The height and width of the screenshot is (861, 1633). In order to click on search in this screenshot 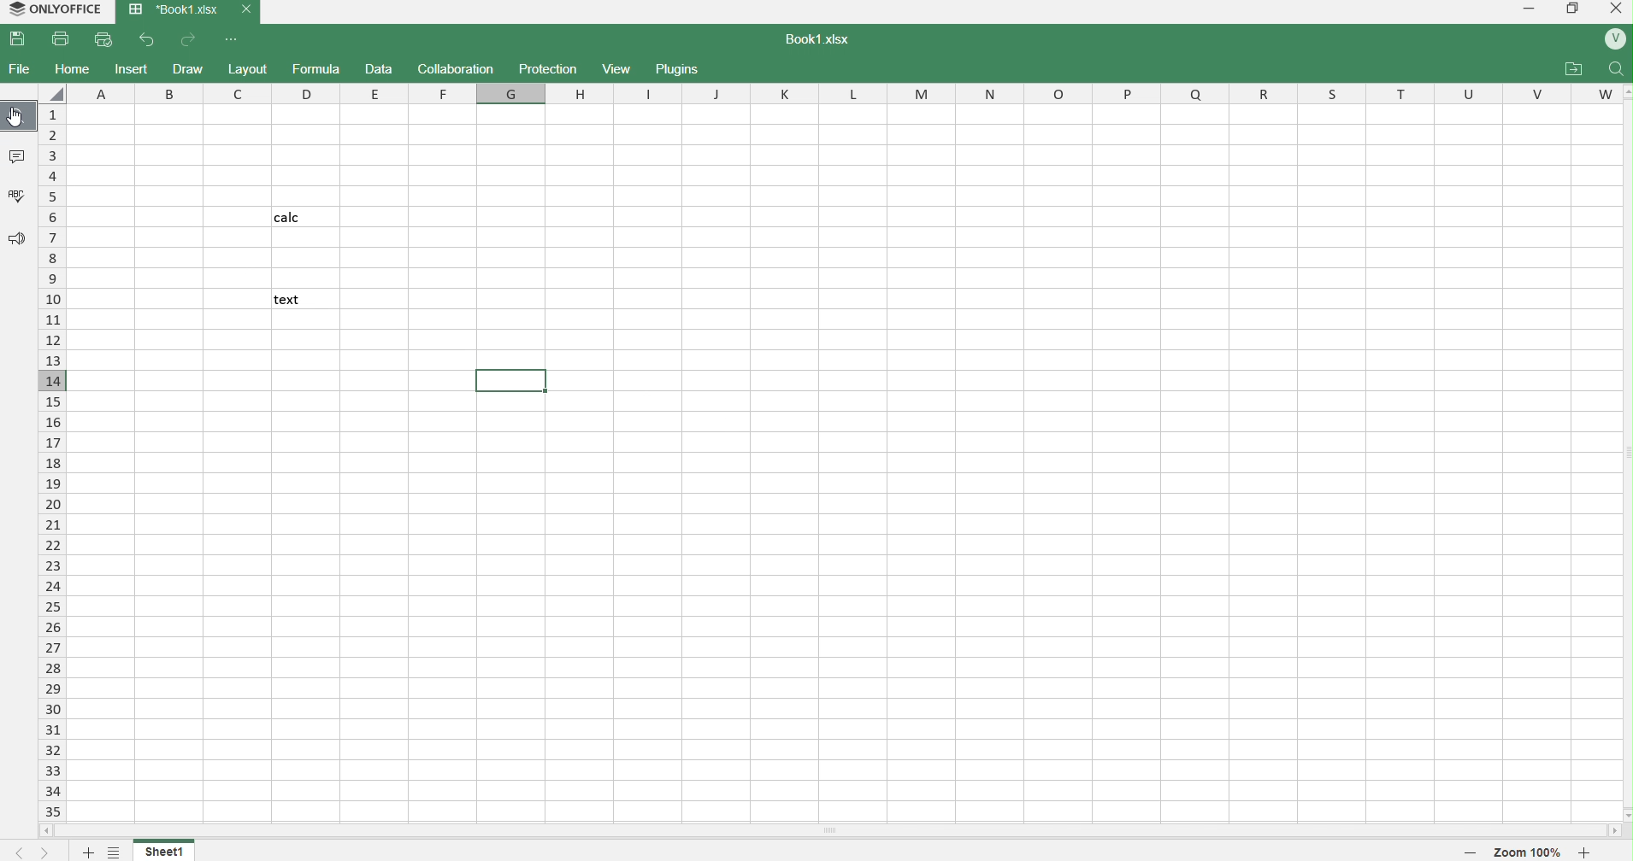, I will do `click(18, 116)`.